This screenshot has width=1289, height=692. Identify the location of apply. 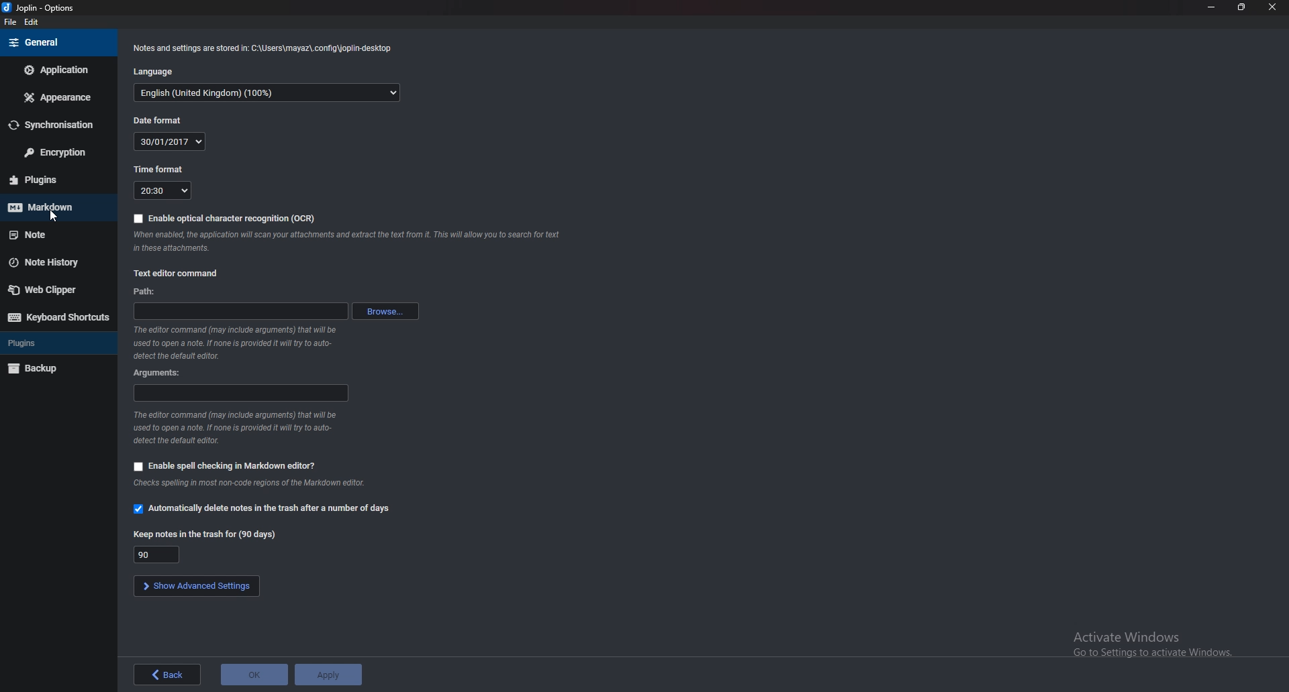
(329, 675).